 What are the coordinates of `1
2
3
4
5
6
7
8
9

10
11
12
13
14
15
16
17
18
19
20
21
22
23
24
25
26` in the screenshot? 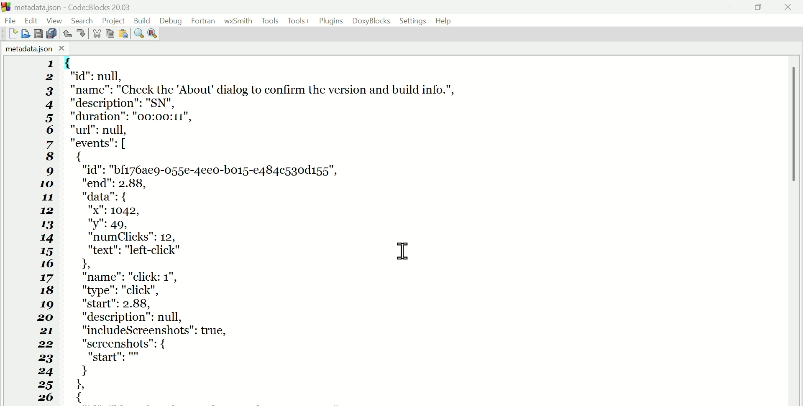 It's located at (46, 232).